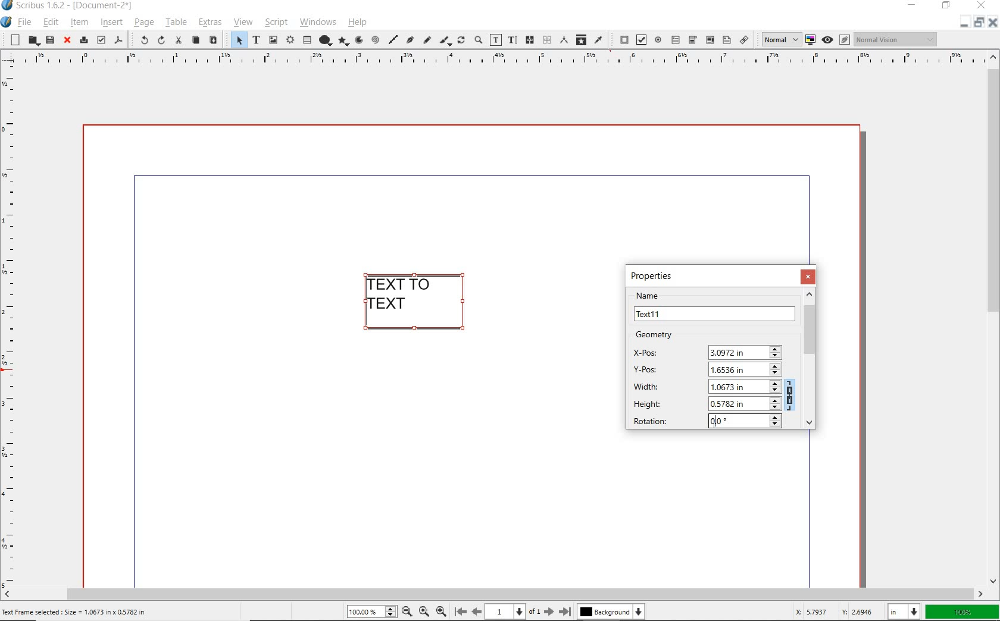 The height and width of the screenshot is (621, 1000). What do you see at coordinates (177, 40) in the screenshot?
I see `cut` at bounding box center [177, 40].